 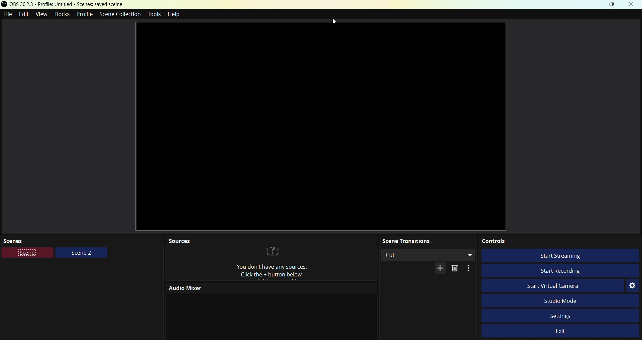 What do you see at coordinates (321, 126) in the screenshot?
I see `Video preview` at bounding box center [321, 126].